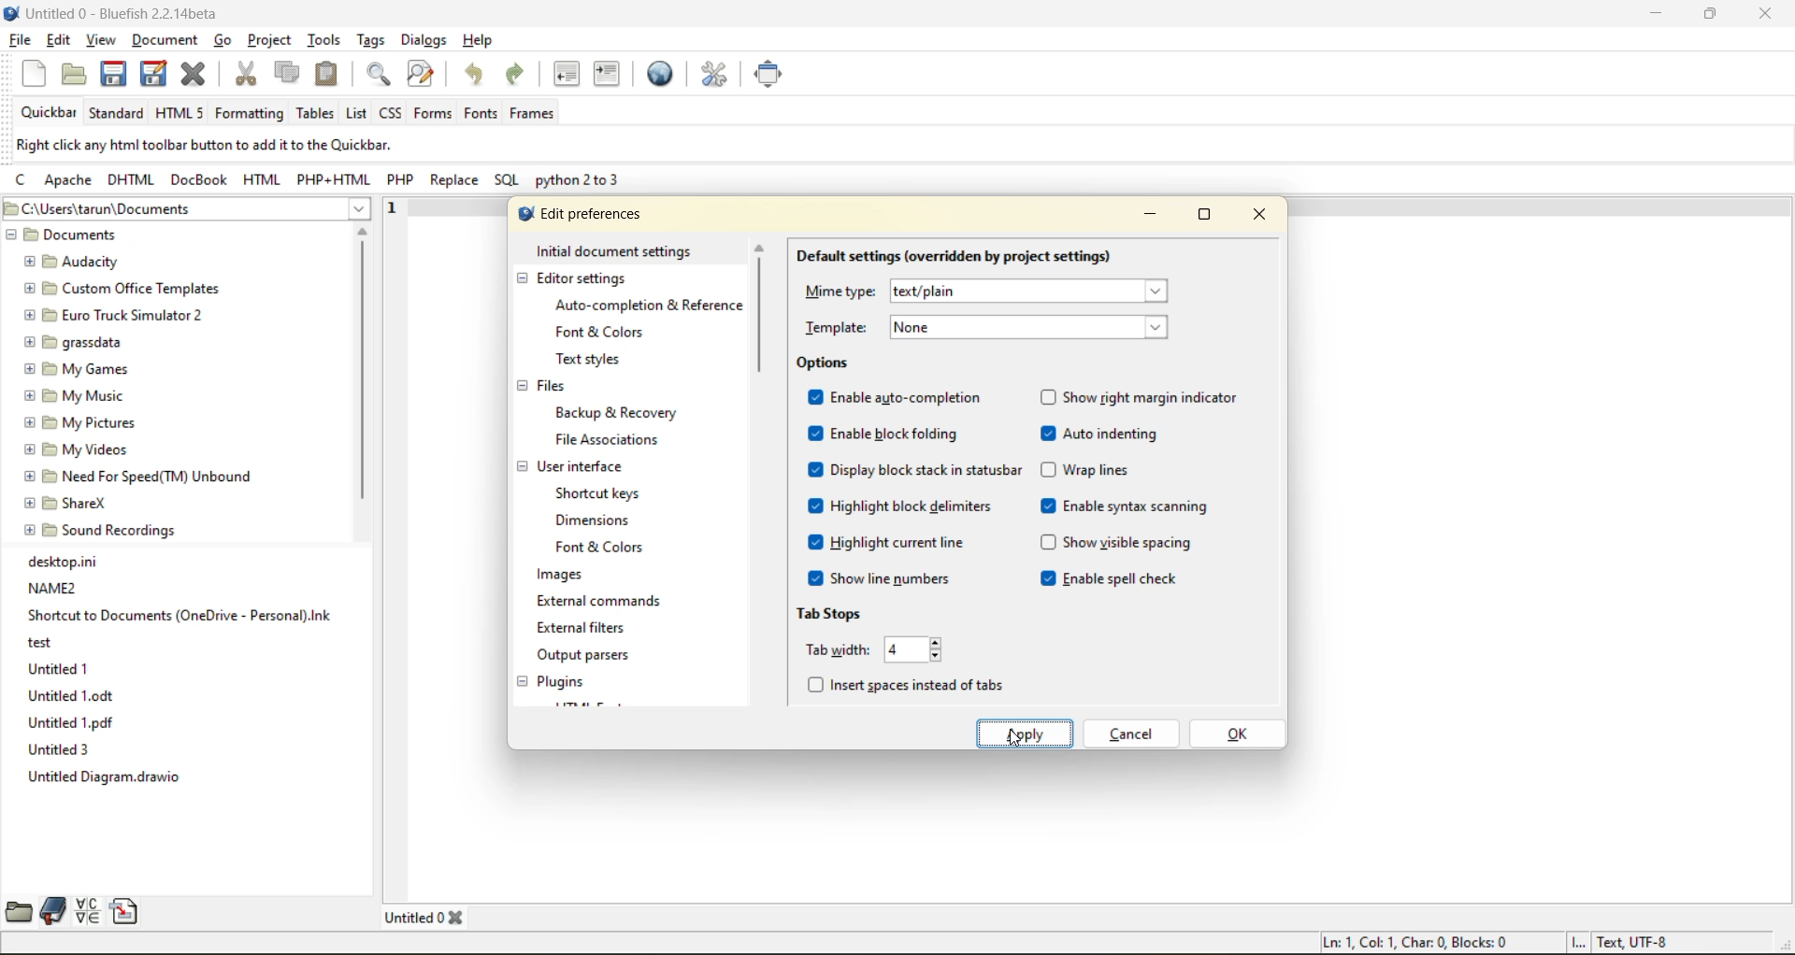 The image size is (1795, 955). What do you see at coordinates (1144, 219) in the screenshot?
I see `minimize` at bounding box center [1144, 219].